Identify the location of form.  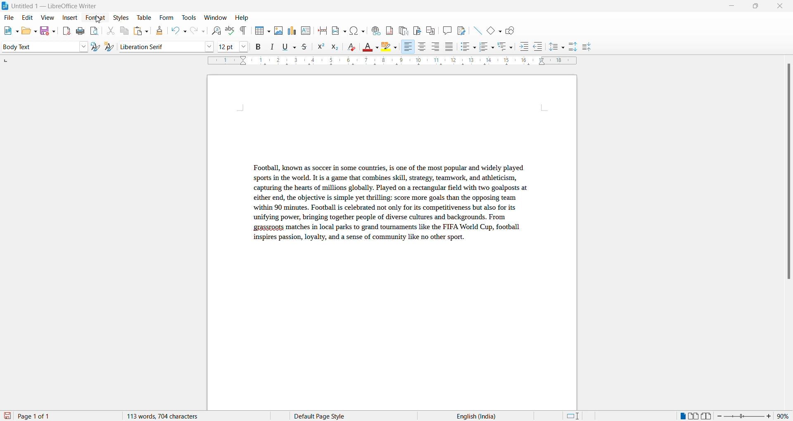
(166, 17).